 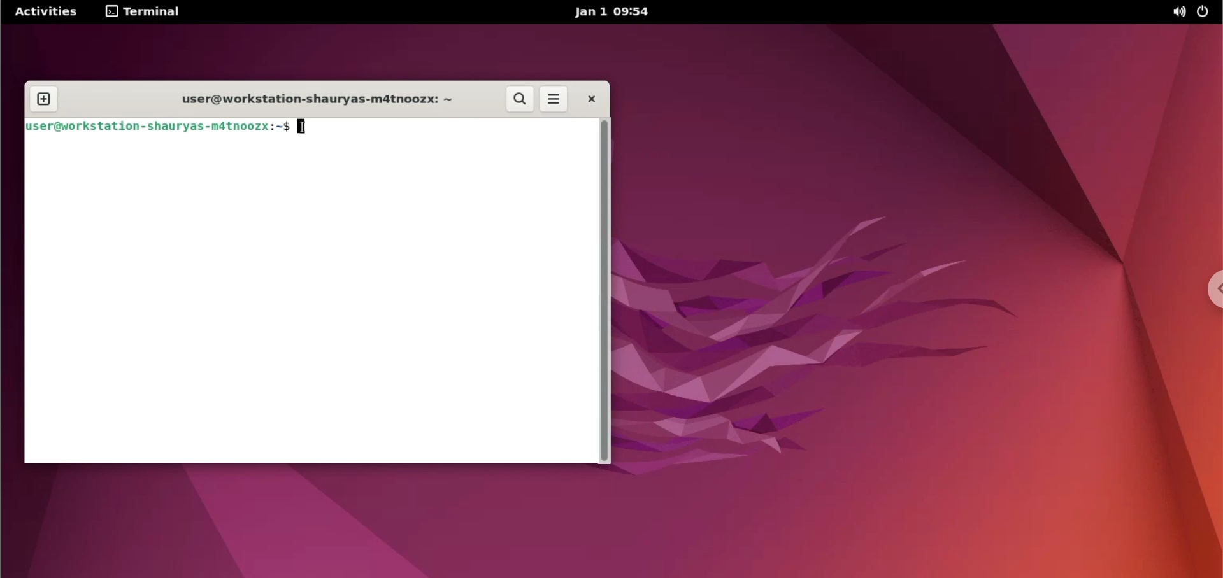 What do you see at coordinates (1211, 289) in the screenshot?
I see `chrome options` at bounding box center [1211, 289].